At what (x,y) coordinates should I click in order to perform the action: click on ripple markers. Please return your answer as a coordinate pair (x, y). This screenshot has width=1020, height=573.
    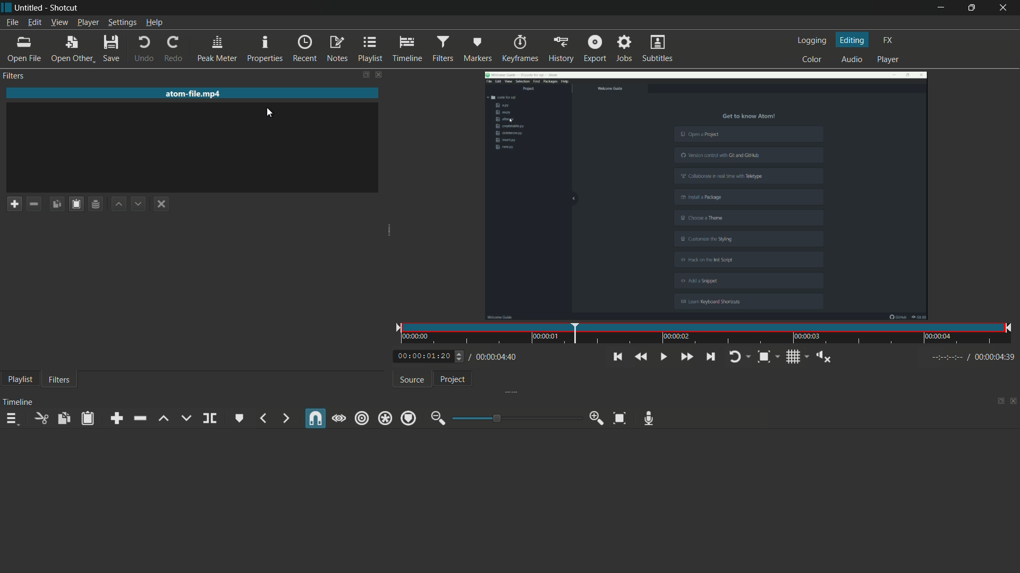
    Looking at the image, I should click on (408, 418).